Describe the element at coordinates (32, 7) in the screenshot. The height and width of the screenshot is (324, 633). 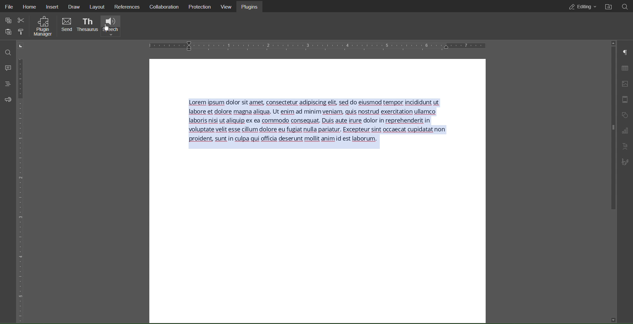
I see `Home` at that location.